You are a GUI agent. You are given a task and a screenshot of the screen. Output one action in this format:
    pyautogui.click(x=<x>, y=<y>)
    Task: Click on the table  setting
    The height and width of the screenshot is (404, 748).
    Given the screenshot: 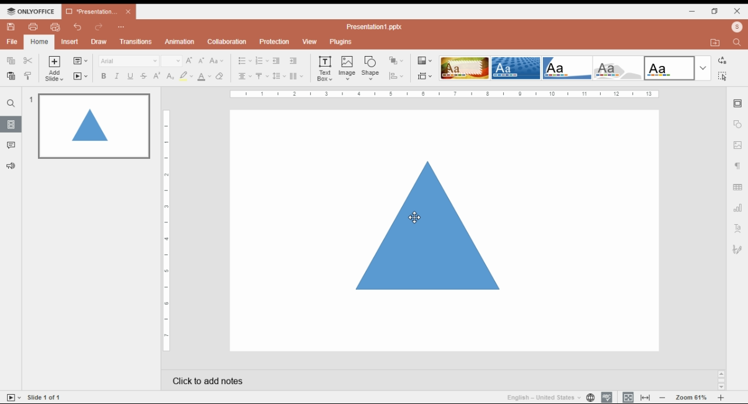 What is the action you would take?
    pyautogui.click(x=736, y=186)
    